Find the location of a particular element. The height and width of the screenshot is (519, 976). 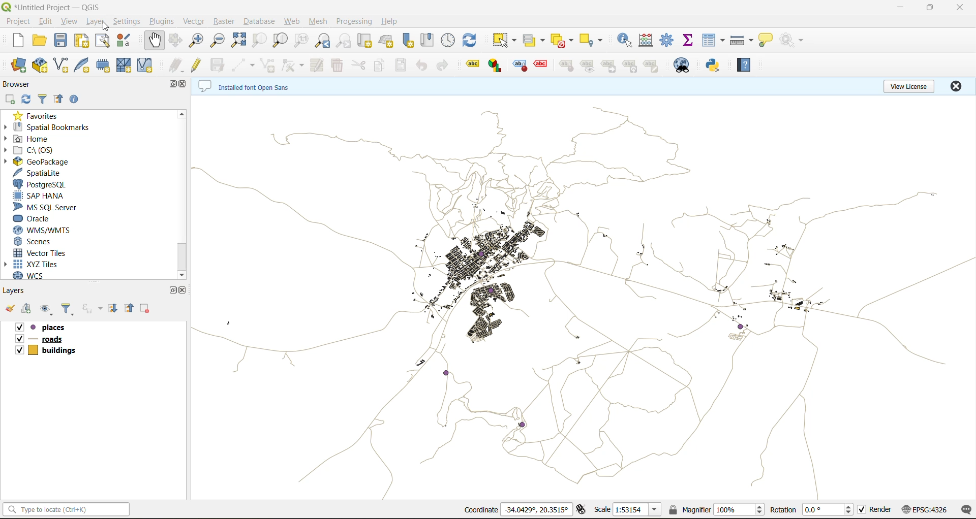

attributes table is located at coordinates (714, 42).